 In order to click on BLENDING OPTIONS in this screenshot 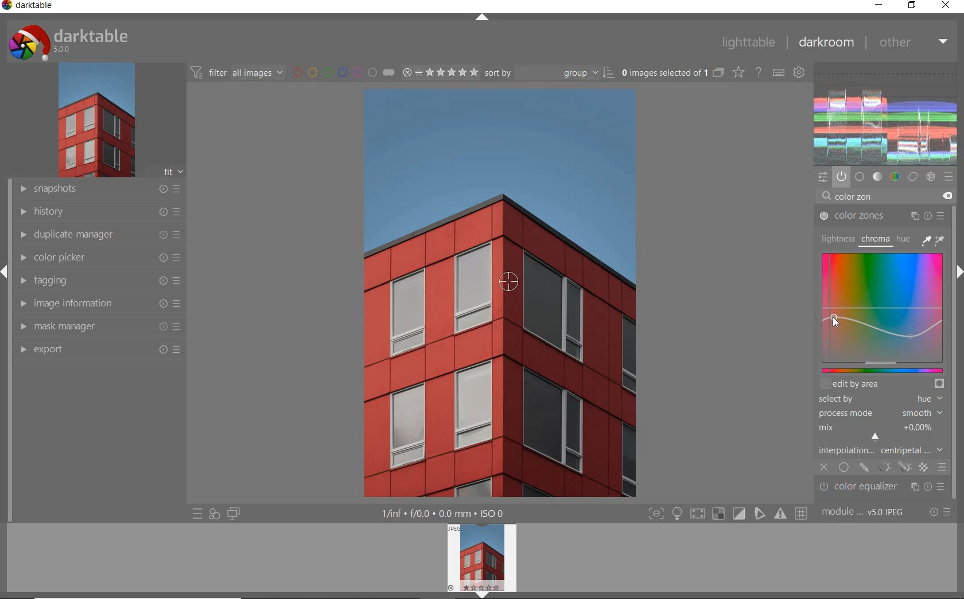, I will do `click(942, 466)`.